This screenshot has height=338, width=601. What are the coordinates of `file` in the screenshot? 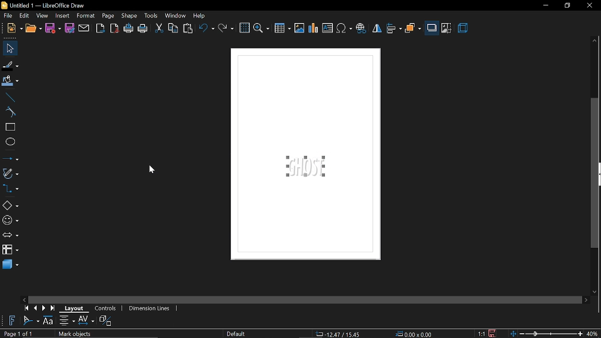 It's located at (9, 16).